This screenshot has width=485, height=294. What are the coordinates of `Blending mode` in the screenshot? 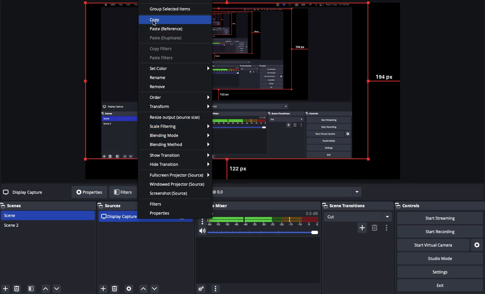 It's located at (180, 135).